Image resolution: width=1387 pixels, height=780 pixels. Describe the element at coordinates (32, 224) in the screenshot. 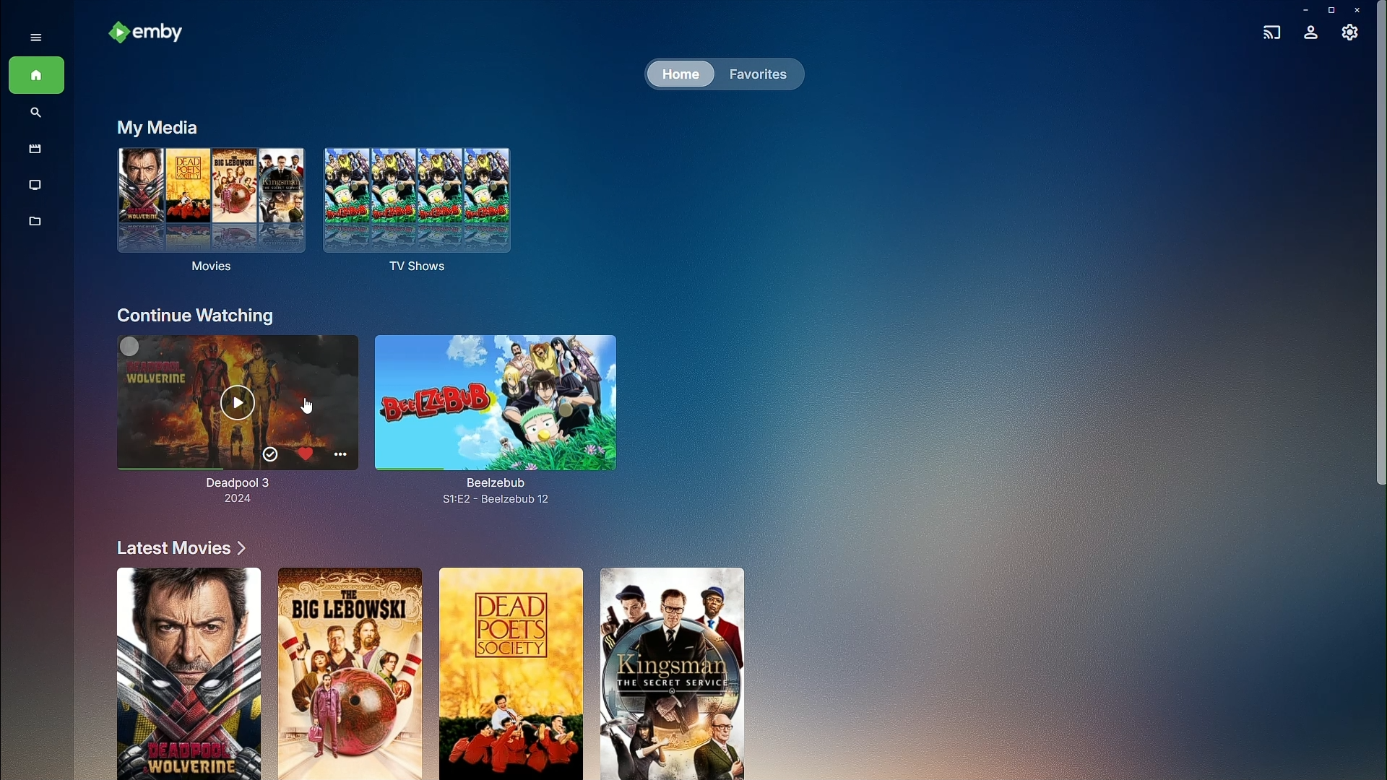

I see `Metadata` at that location.